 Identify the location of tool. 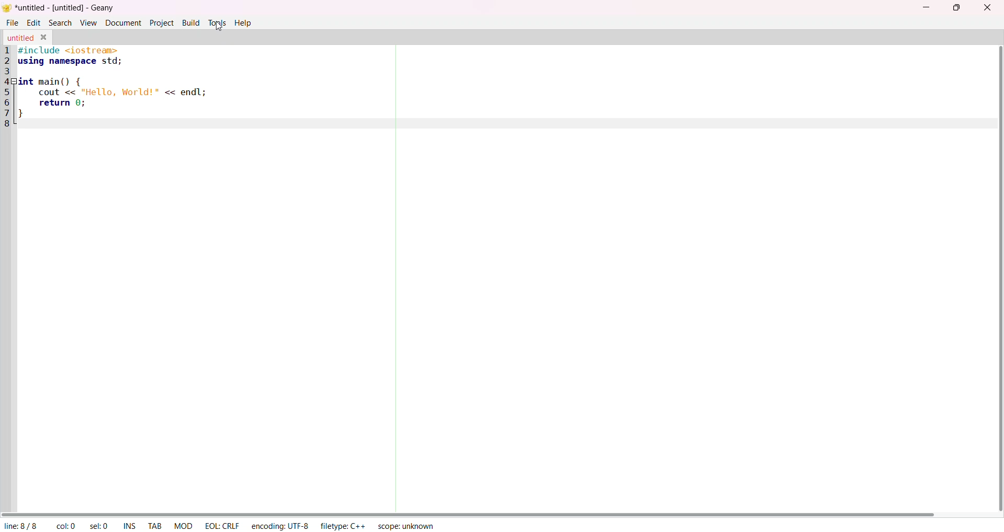
(216, 22).